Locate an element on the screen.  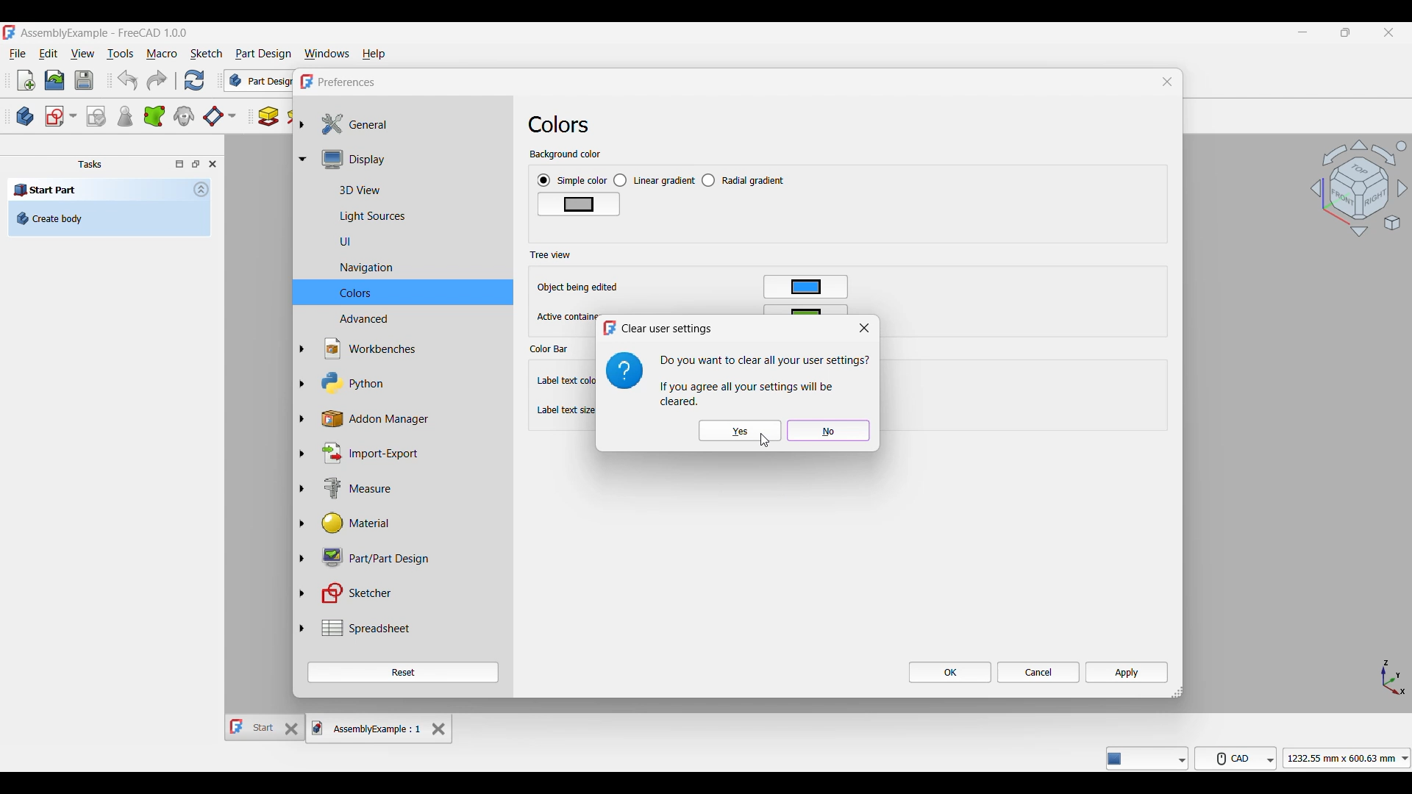
Apply is located at coordinates (1127, 672).